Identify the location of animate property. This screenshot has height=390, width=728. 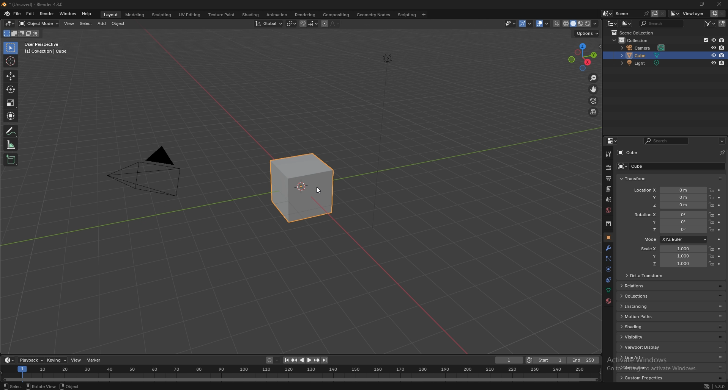
(719, 264).